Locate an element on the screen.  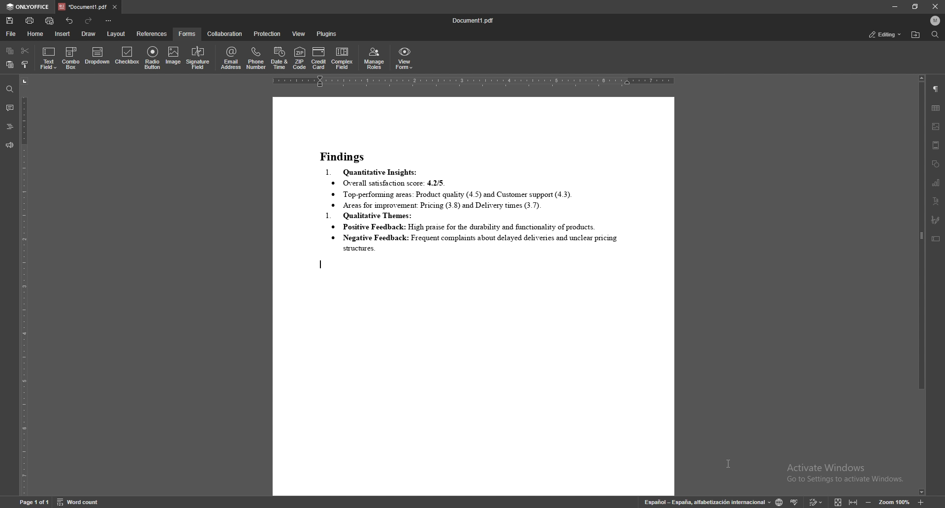
decrease zoom is located at coordinates (868, 502).